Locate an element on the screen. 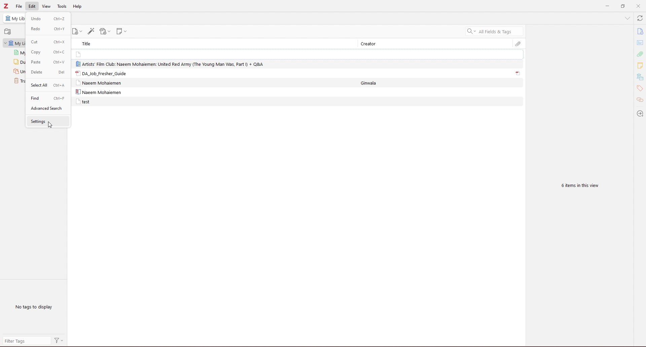 The height and width of the screenshot is (347, 646). paste is located at coordinates (49, 62).